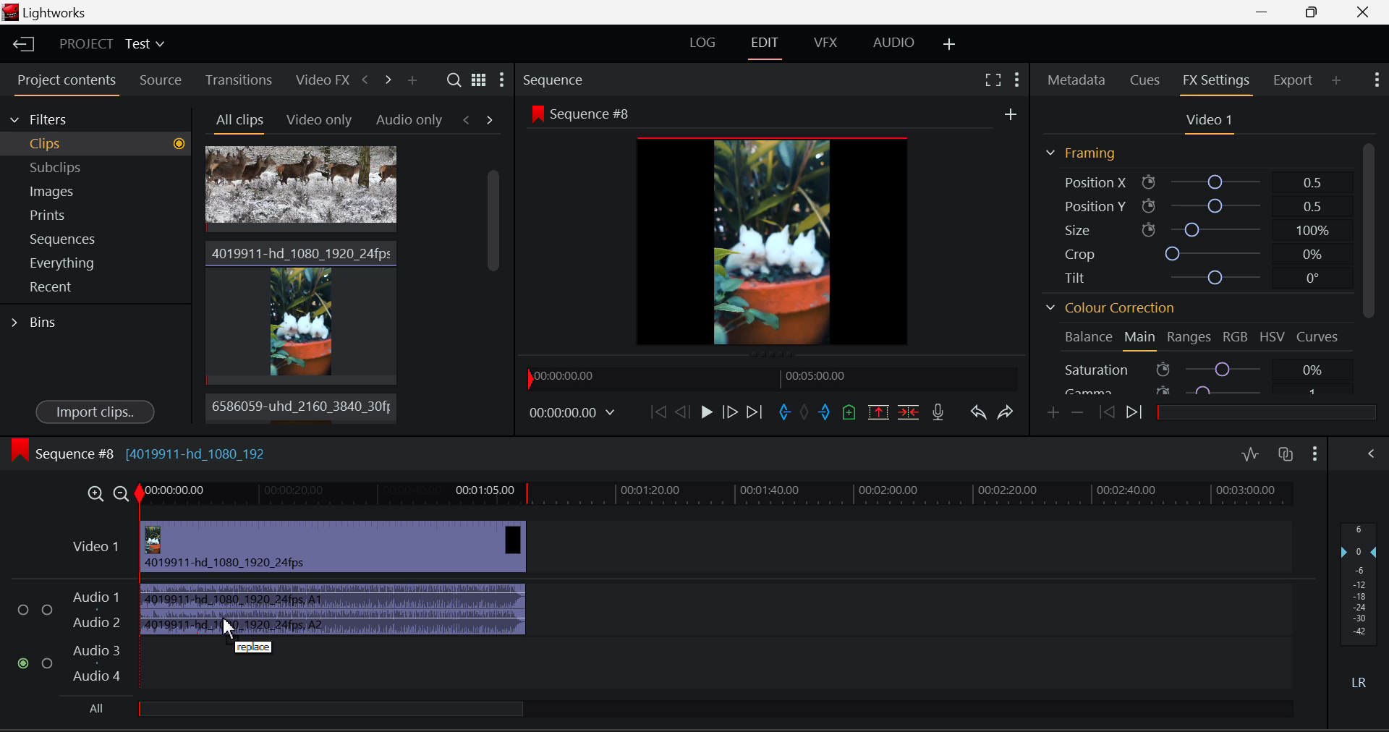 The image size is (1389, 732). What do you see at coordinates (389, 84) in the screenshot?
I see `Next Panel` at bounding box center [389, 84].